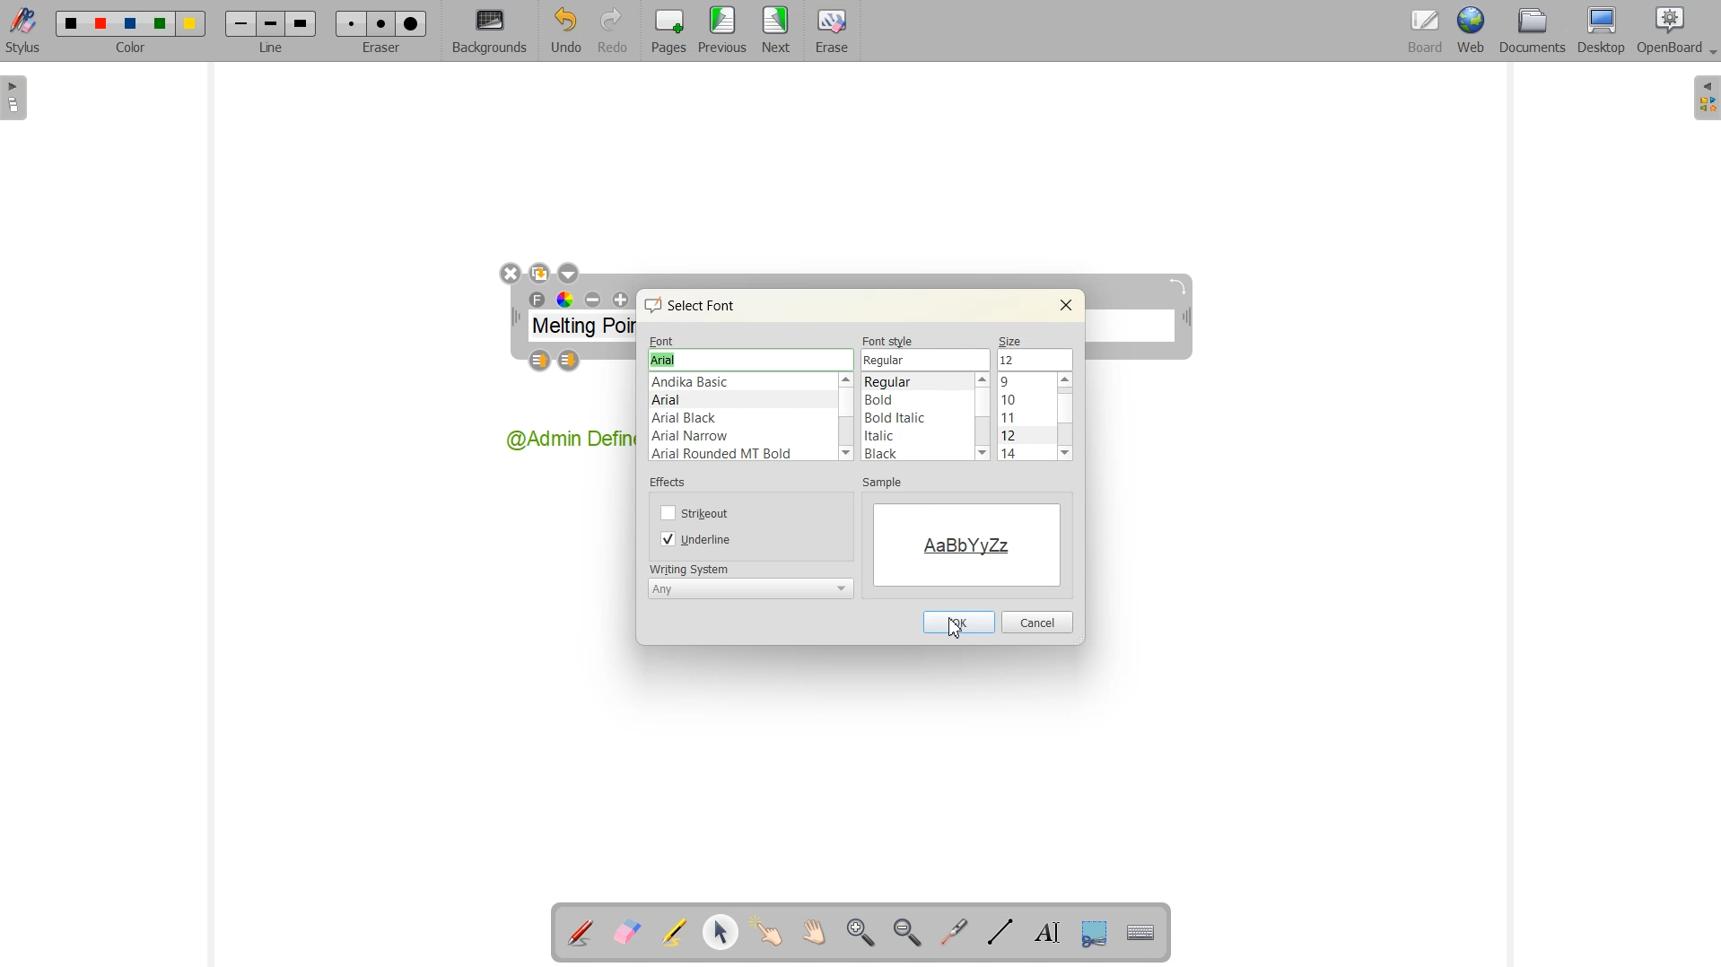 Image resolution: width=1721 pixels, height=967 pixels. I want to click on Layer down, so click(570, 362).